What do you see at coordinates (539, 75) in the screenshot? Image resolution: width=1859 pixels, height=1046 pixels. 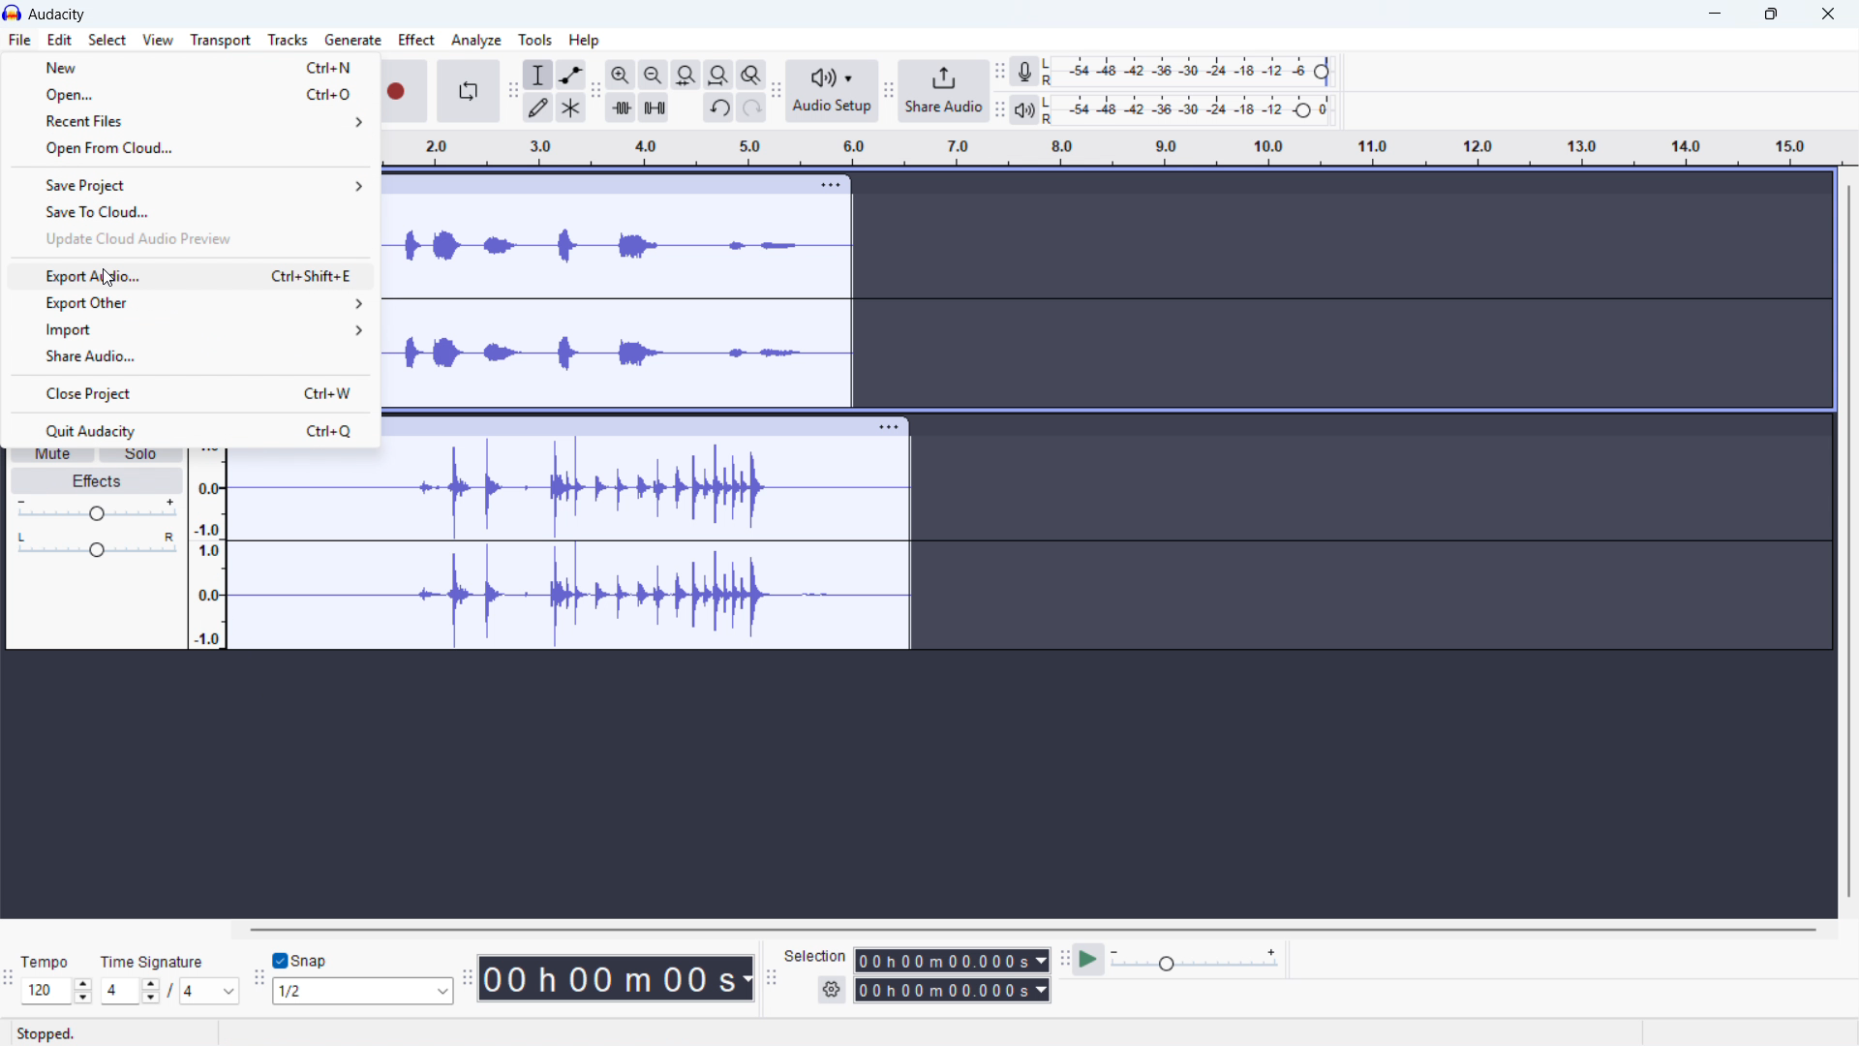 I see `Selection tool` at bounding box center [539, 75].